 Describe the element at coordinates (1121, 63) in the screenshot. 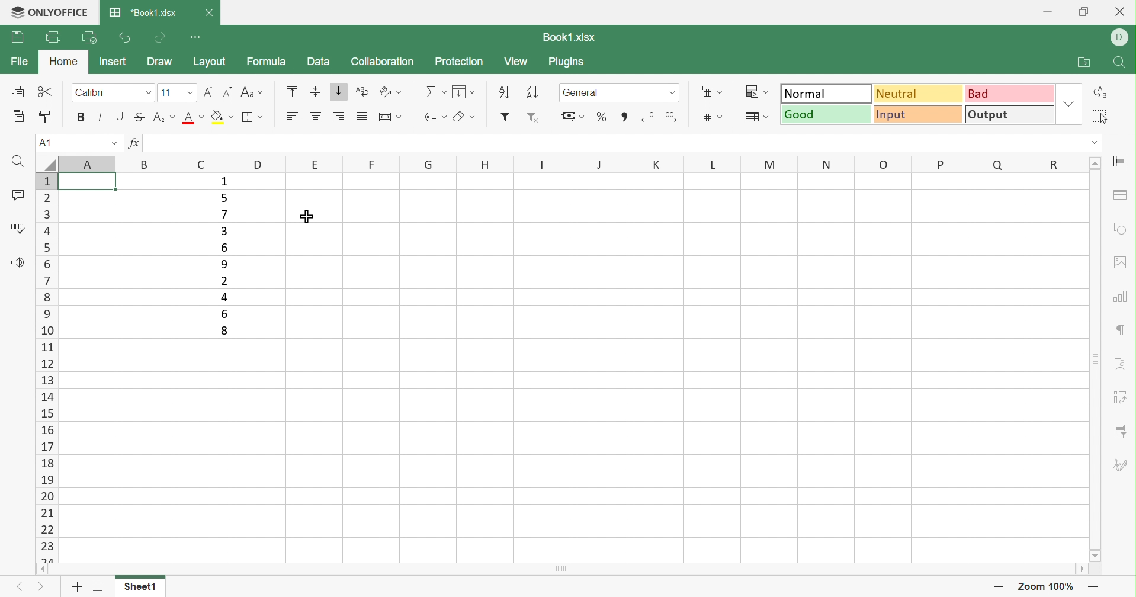

I see `Find` at that location.